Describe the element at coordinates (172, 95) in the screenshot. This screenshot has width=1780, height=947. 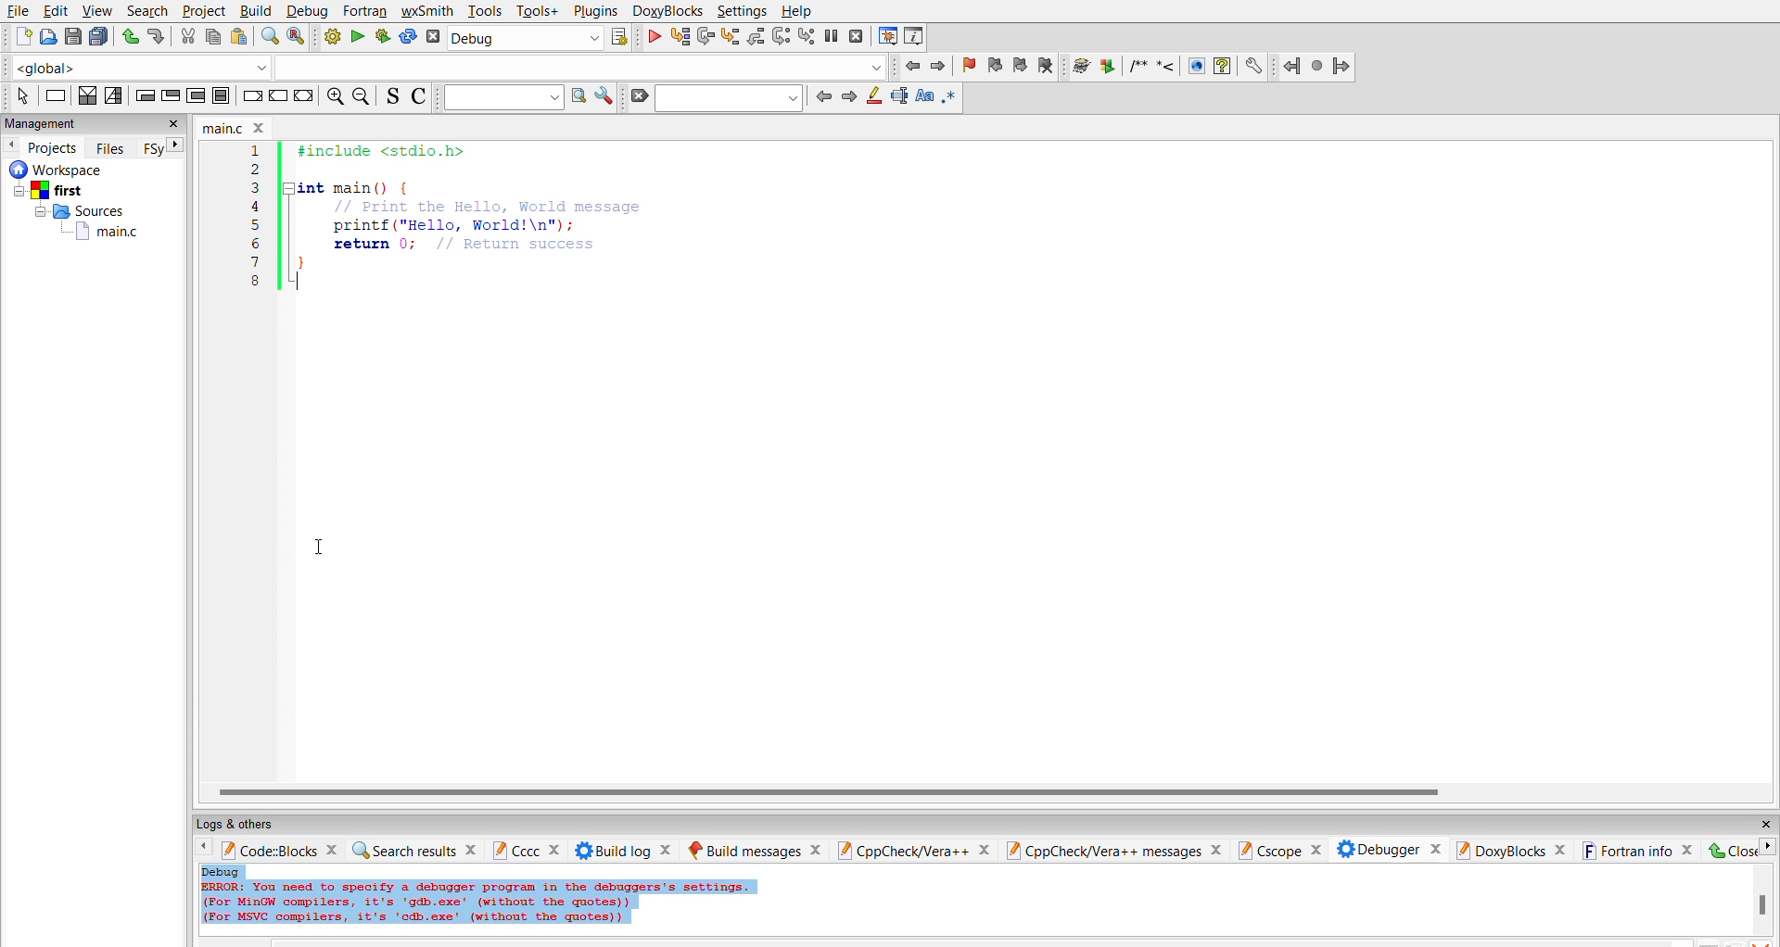
I see `exit condition loop` at that location.